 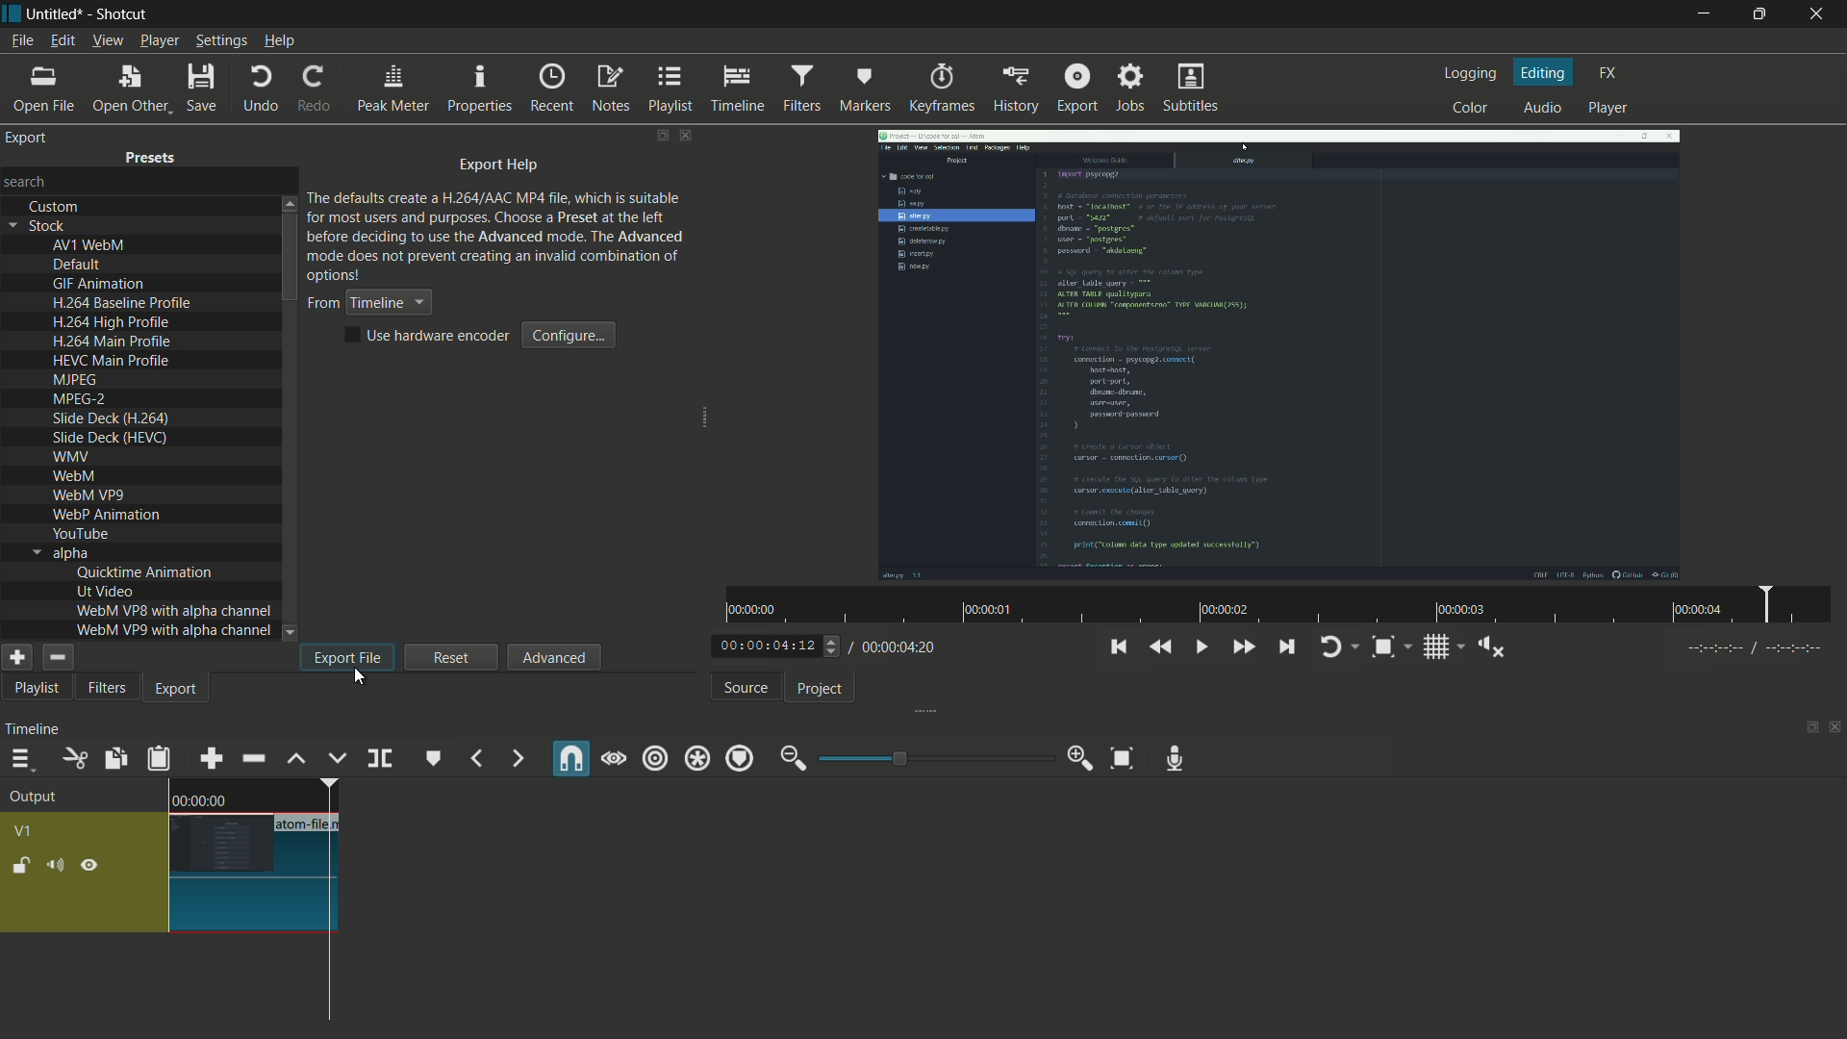 What do you see at coordinates (1133, 89) in the screenshot?
I see `jobs` at bounding box center [1133, 89].